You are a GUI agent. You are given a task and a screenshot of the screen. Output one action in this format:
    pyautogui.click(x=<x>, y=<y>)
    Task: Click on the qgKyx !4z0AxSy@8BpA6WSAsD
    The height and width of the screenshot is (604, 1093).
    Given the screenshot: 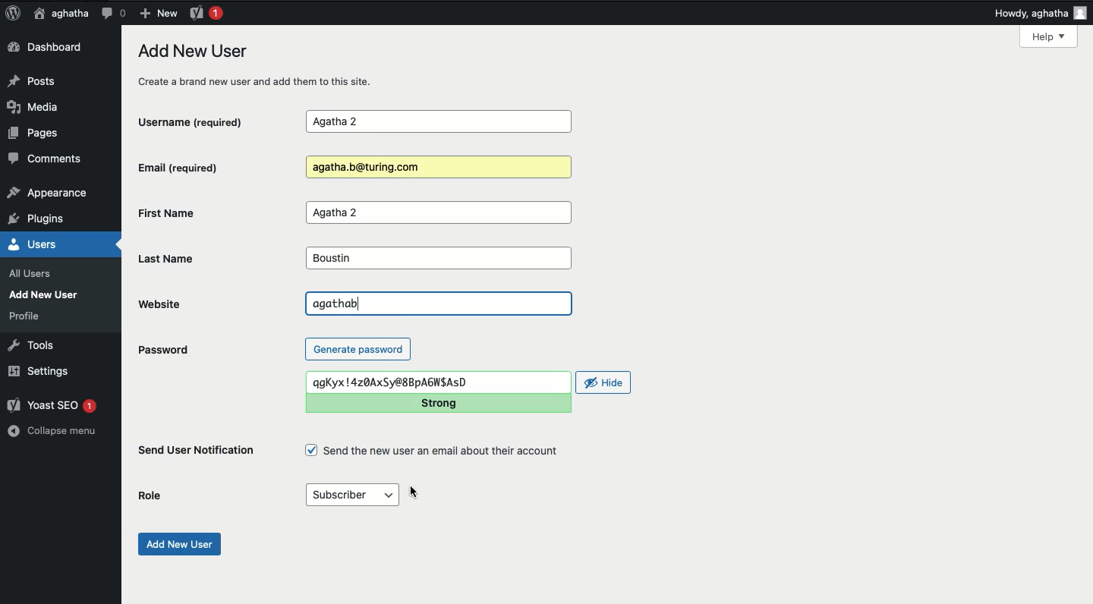 What is the action you would take?
    pyautogui.click(x=439, y=381)
    